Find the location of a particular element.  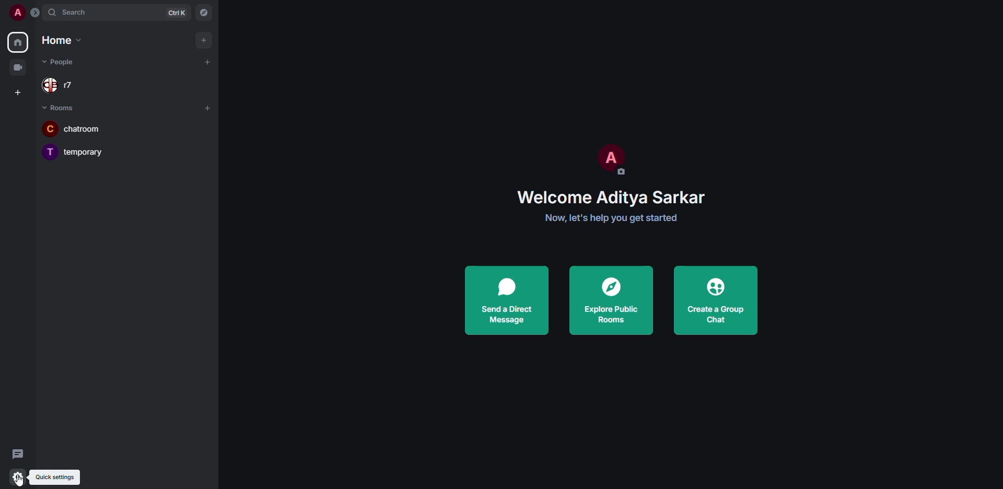

search is located at coordinates (81, 12).